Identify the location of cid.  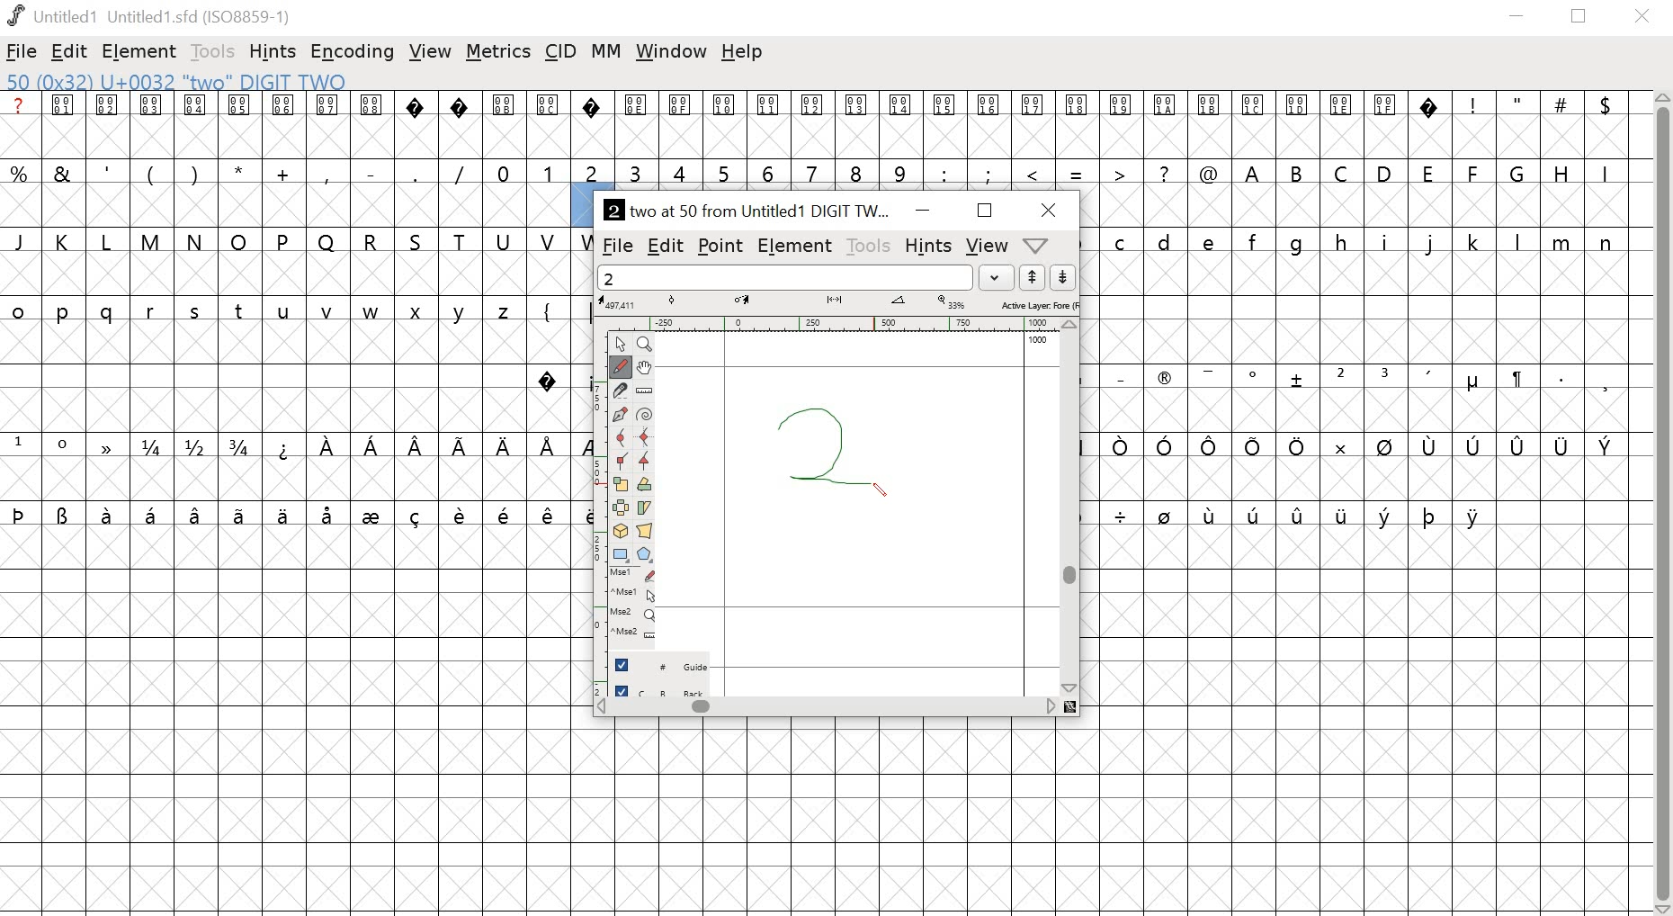
(559, 50).